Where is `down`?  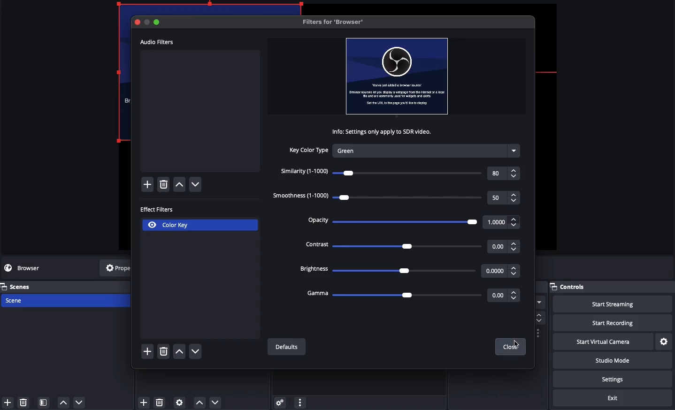
down is located at coordinates (198, 185).